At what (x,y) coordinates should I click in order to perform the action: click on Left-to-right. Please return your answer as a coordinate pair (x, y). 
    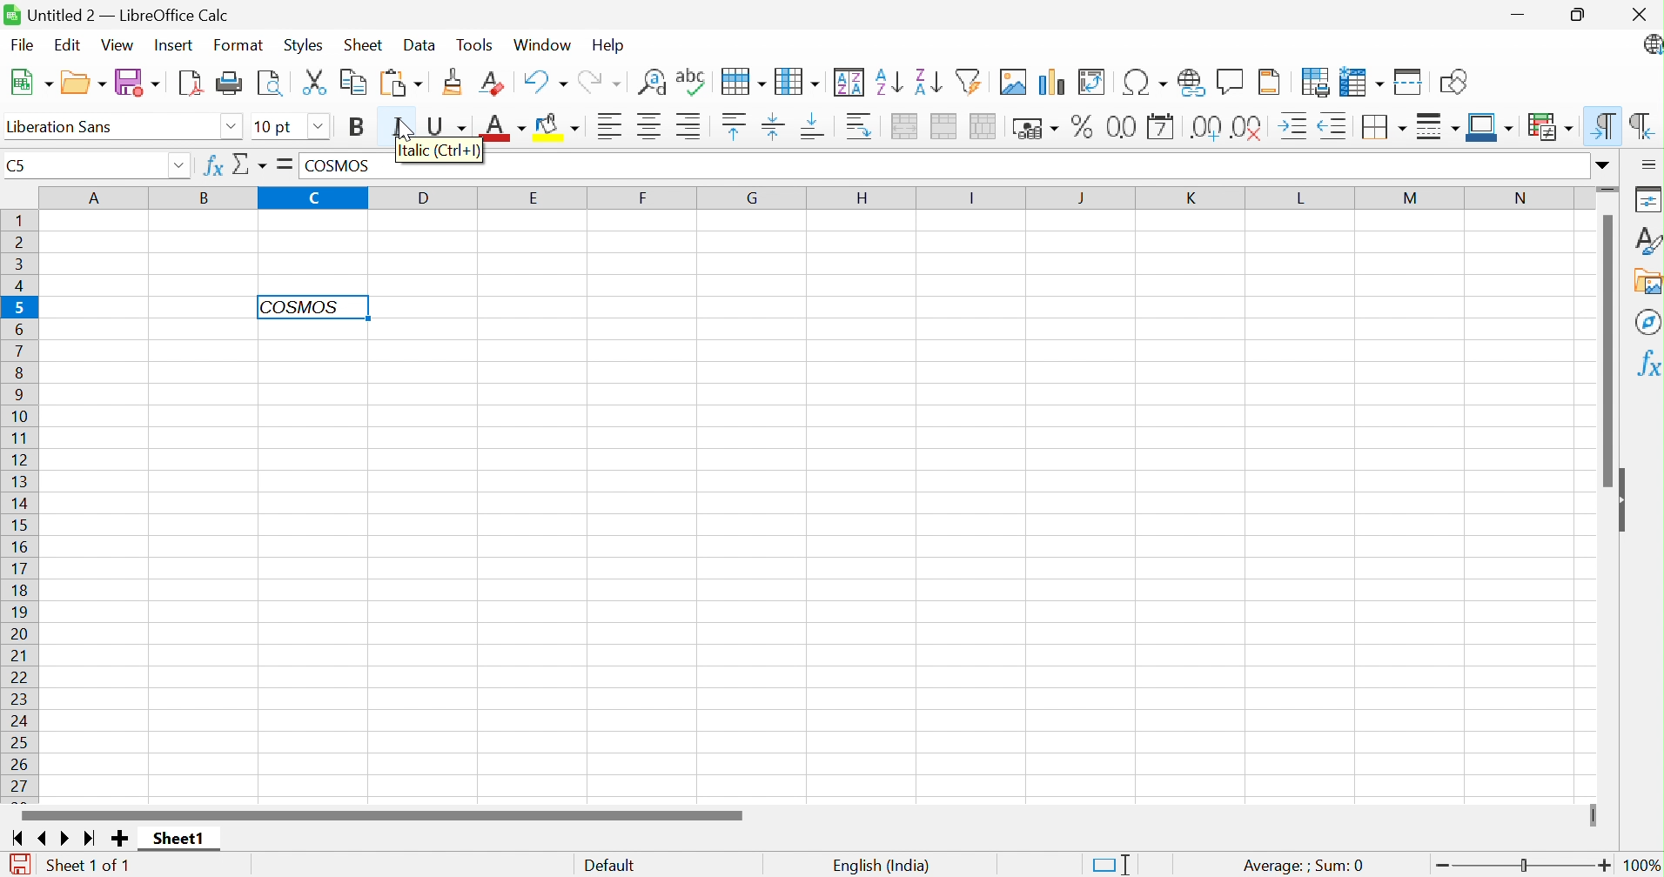
    Looking at the image, I should click on (1605, 124).